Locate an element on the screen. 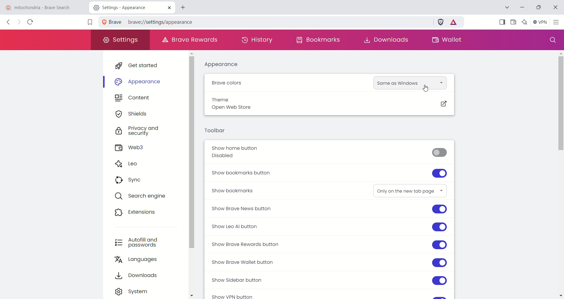 The width and height of the screenshot is (564, 299). customize and control brave is located at coordinates (557, 22).